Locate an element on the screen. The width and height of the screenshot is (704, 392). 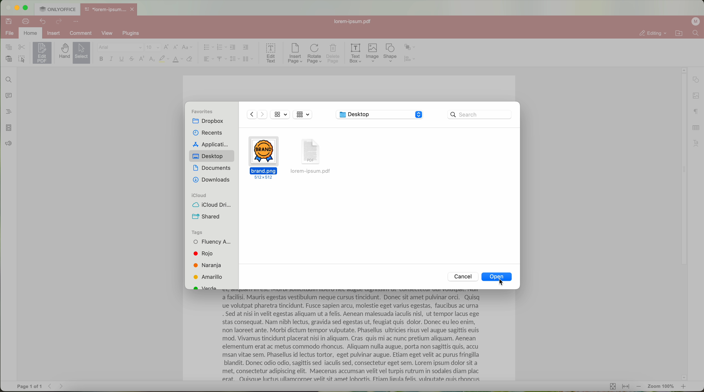
more options is located at coordinates (77, 21).